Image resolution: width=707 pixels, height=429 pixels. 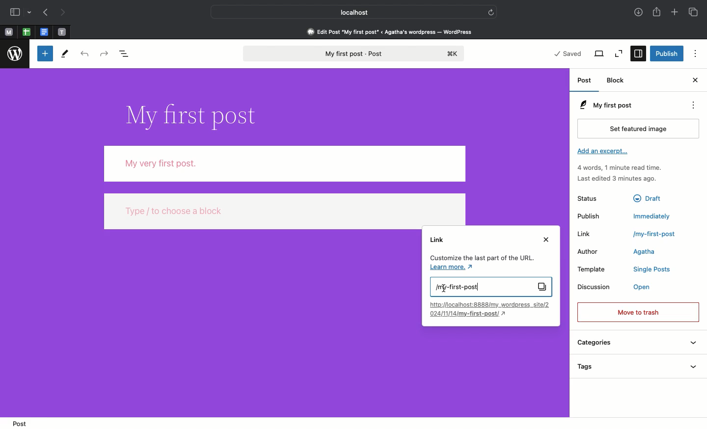 I want to click on Discussion, so click(x=595, y=287).